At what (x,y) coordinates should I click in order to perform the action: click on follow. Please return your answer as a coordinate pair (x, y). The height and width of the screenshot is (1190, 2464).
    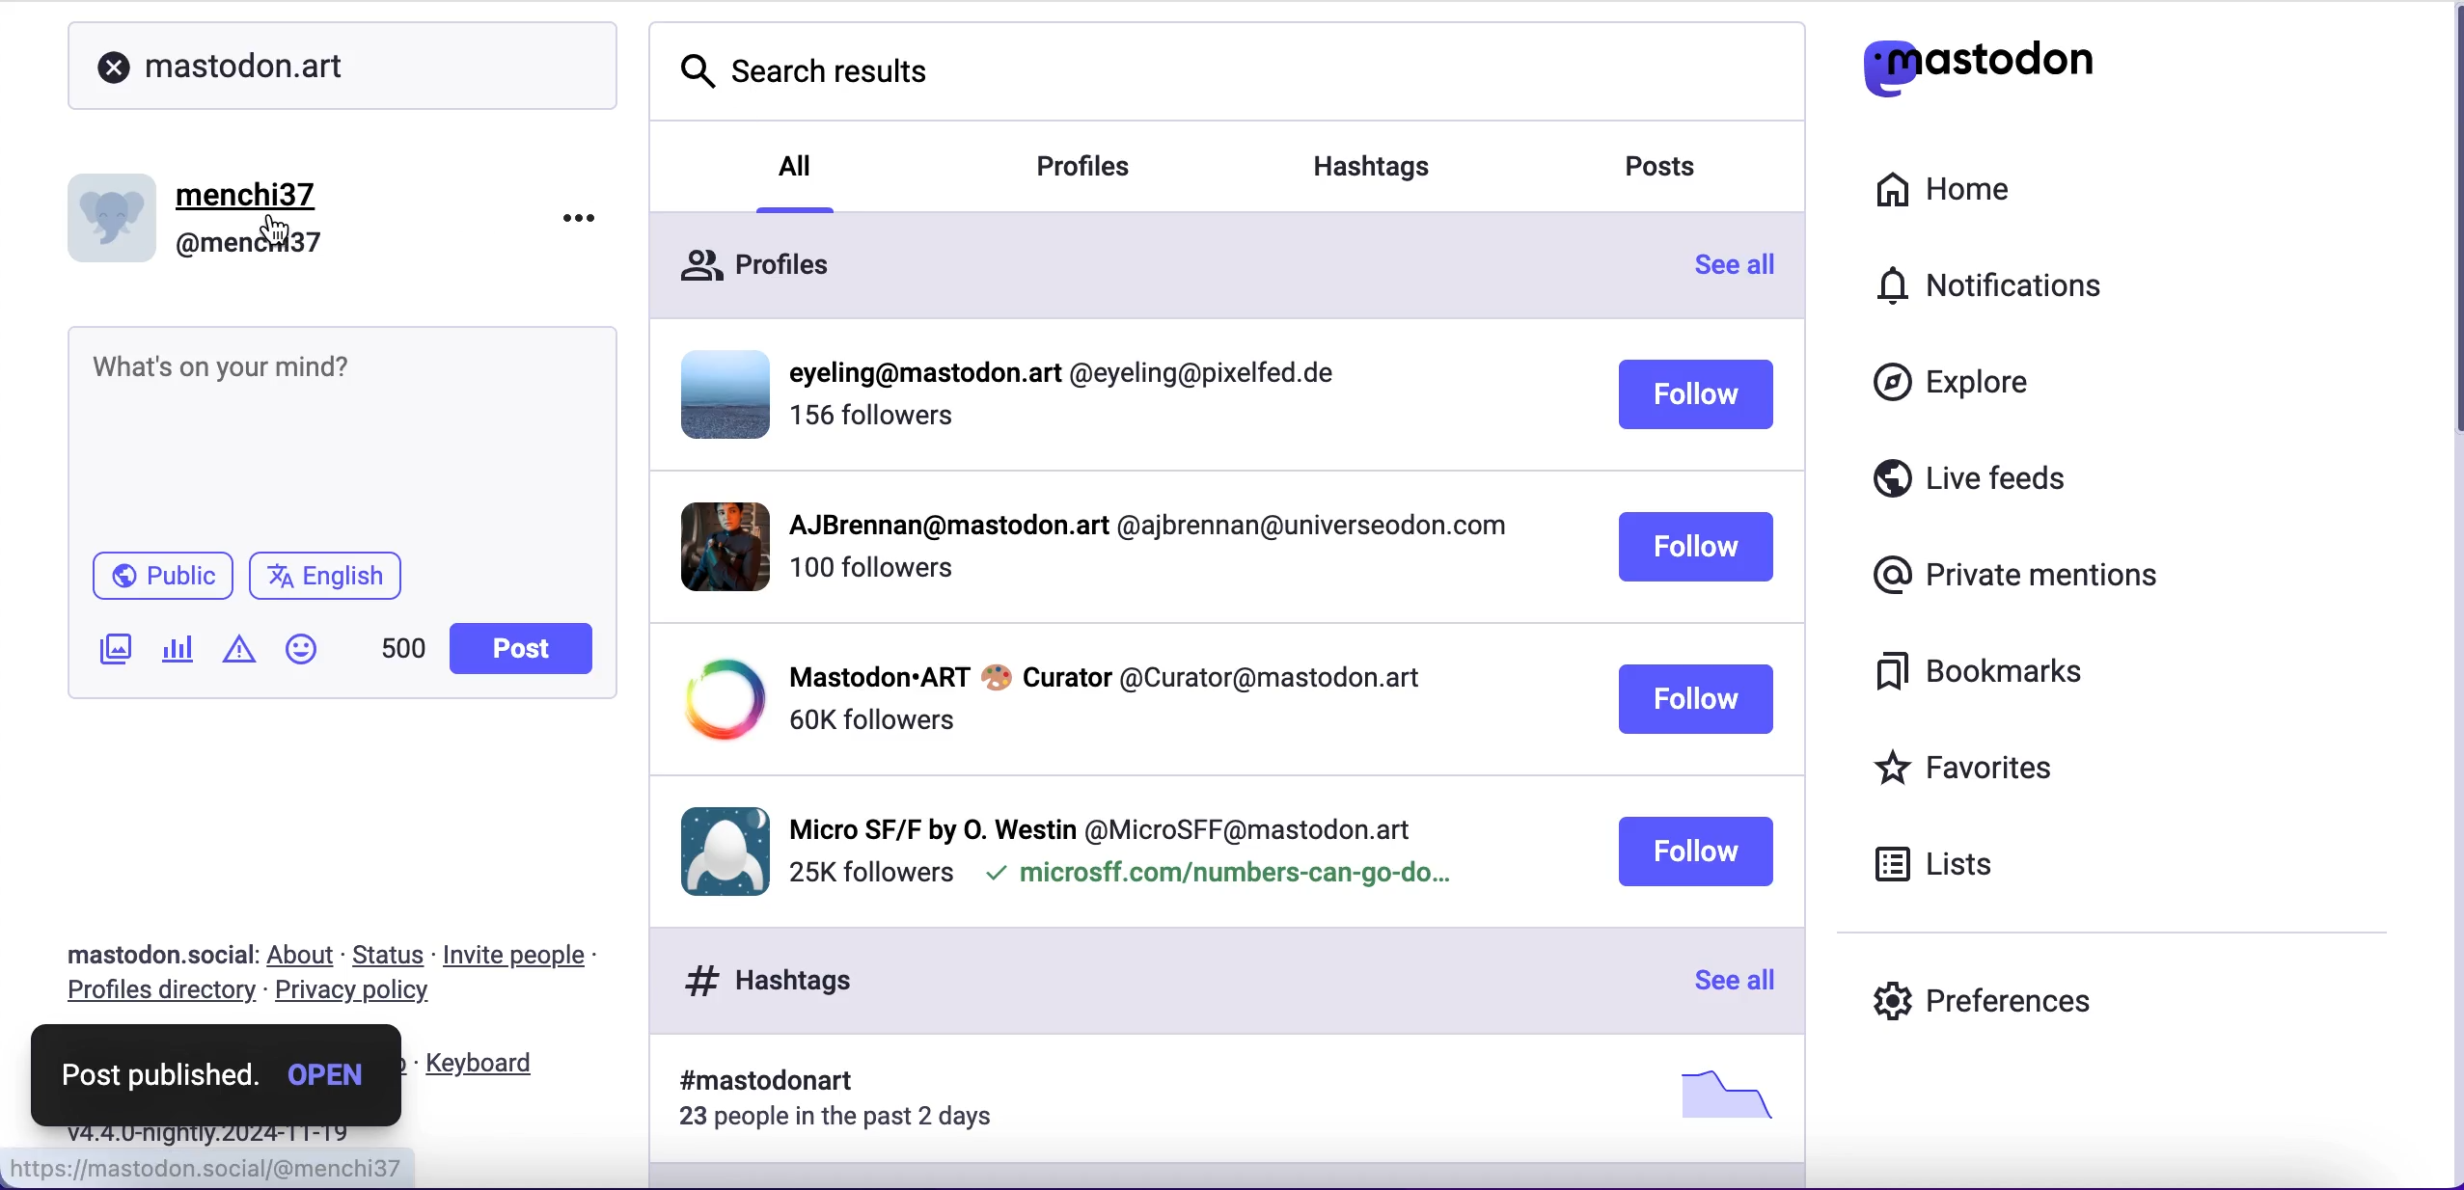
    Looking at the image, I should click on (1701, 393).